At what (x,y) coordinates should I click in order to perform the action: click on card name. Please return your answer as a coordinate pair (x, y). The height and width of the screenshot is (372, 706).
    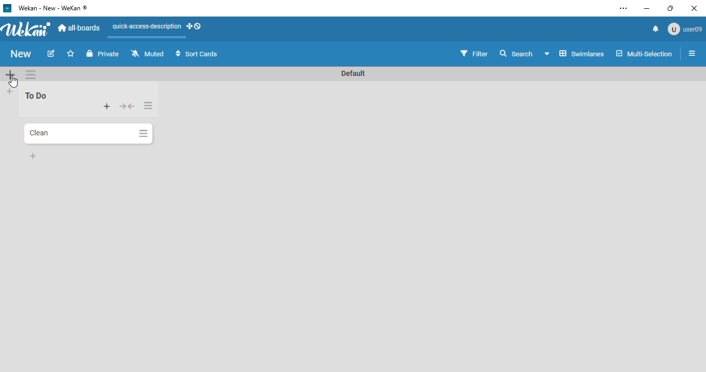
    Looking at the image, I should click on (41, 133).